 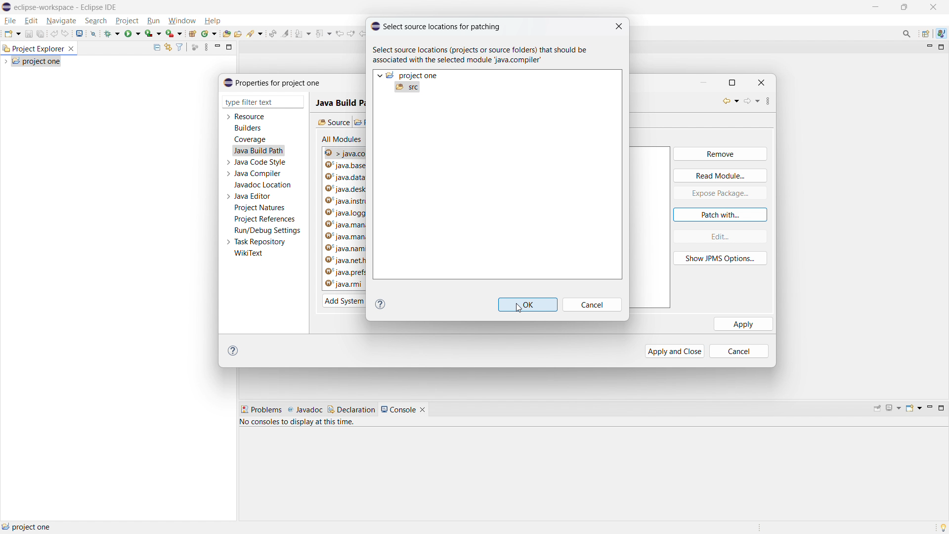 I want to click on maximize, so click(x=941, y=408).